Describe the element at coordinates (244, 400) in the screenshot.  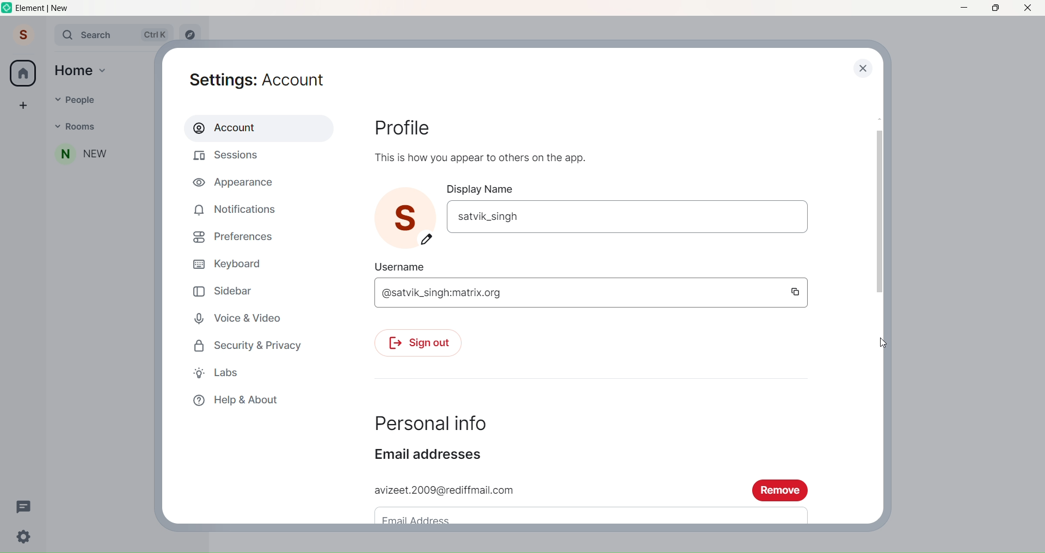
I see `Help & About` at that location.